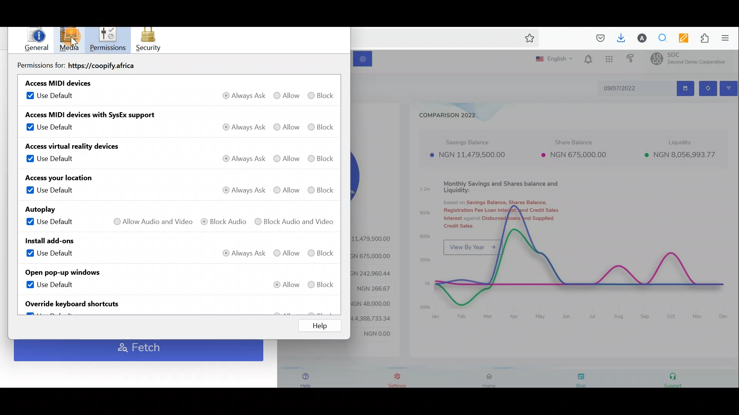 This screenshot has height=415, width=739. What do you see at coordinates (84, 63) in the screenshot?
I see `Permissions for https://coopify.africa` at bounding box center [84, 63].